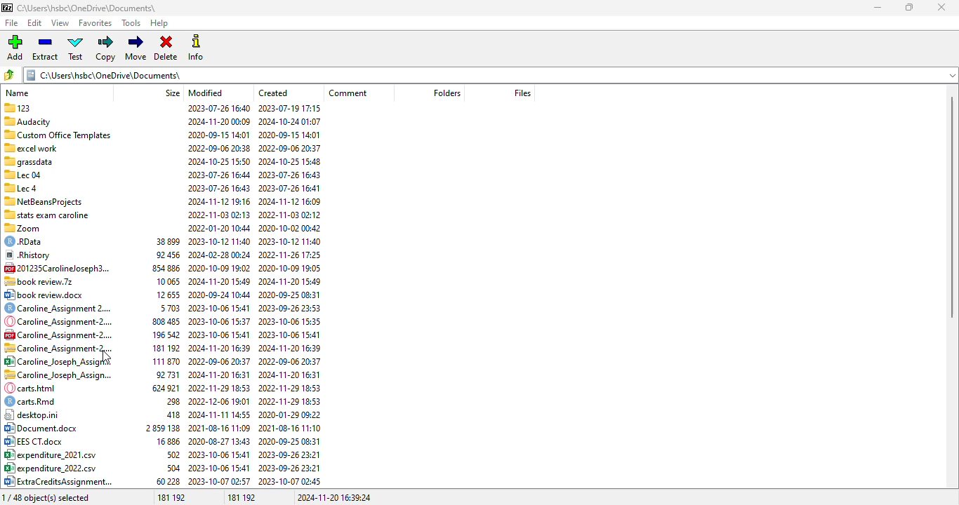 The width and height of the screenshot is (959, 505). I want to click on  Caroline Assignment-2.... 181192 2024-11-20 16:39 2024-11-20 16:39, so click(162, 347).